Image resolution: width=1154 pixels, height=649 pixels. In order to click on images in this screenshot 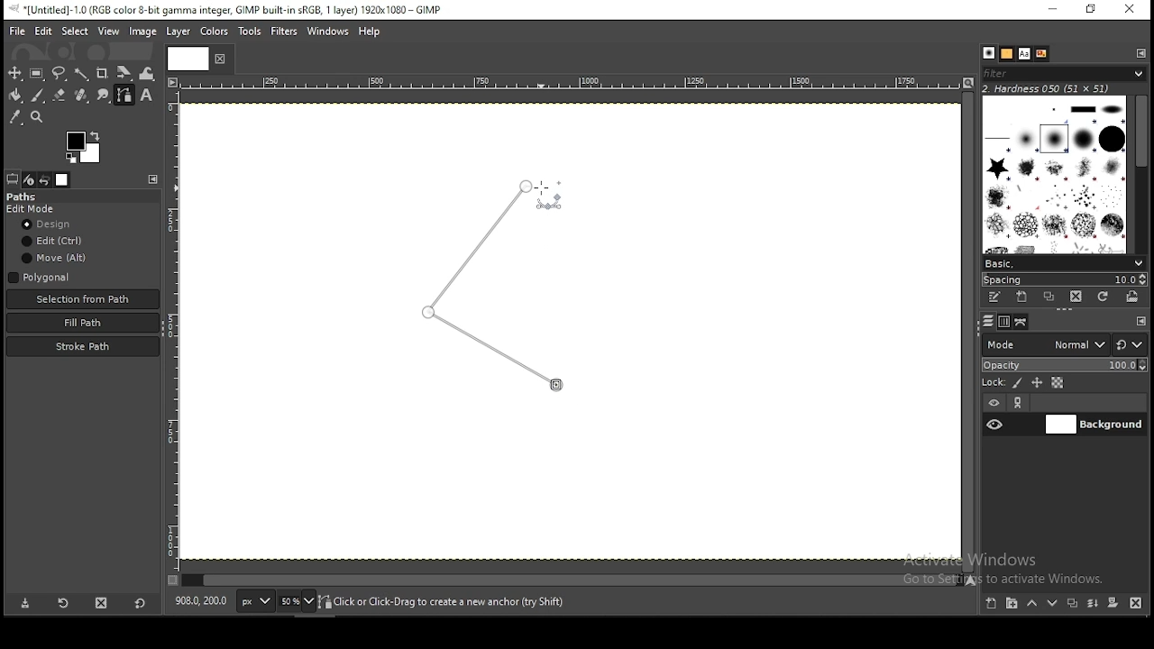, I will do `click(63, 179)`.